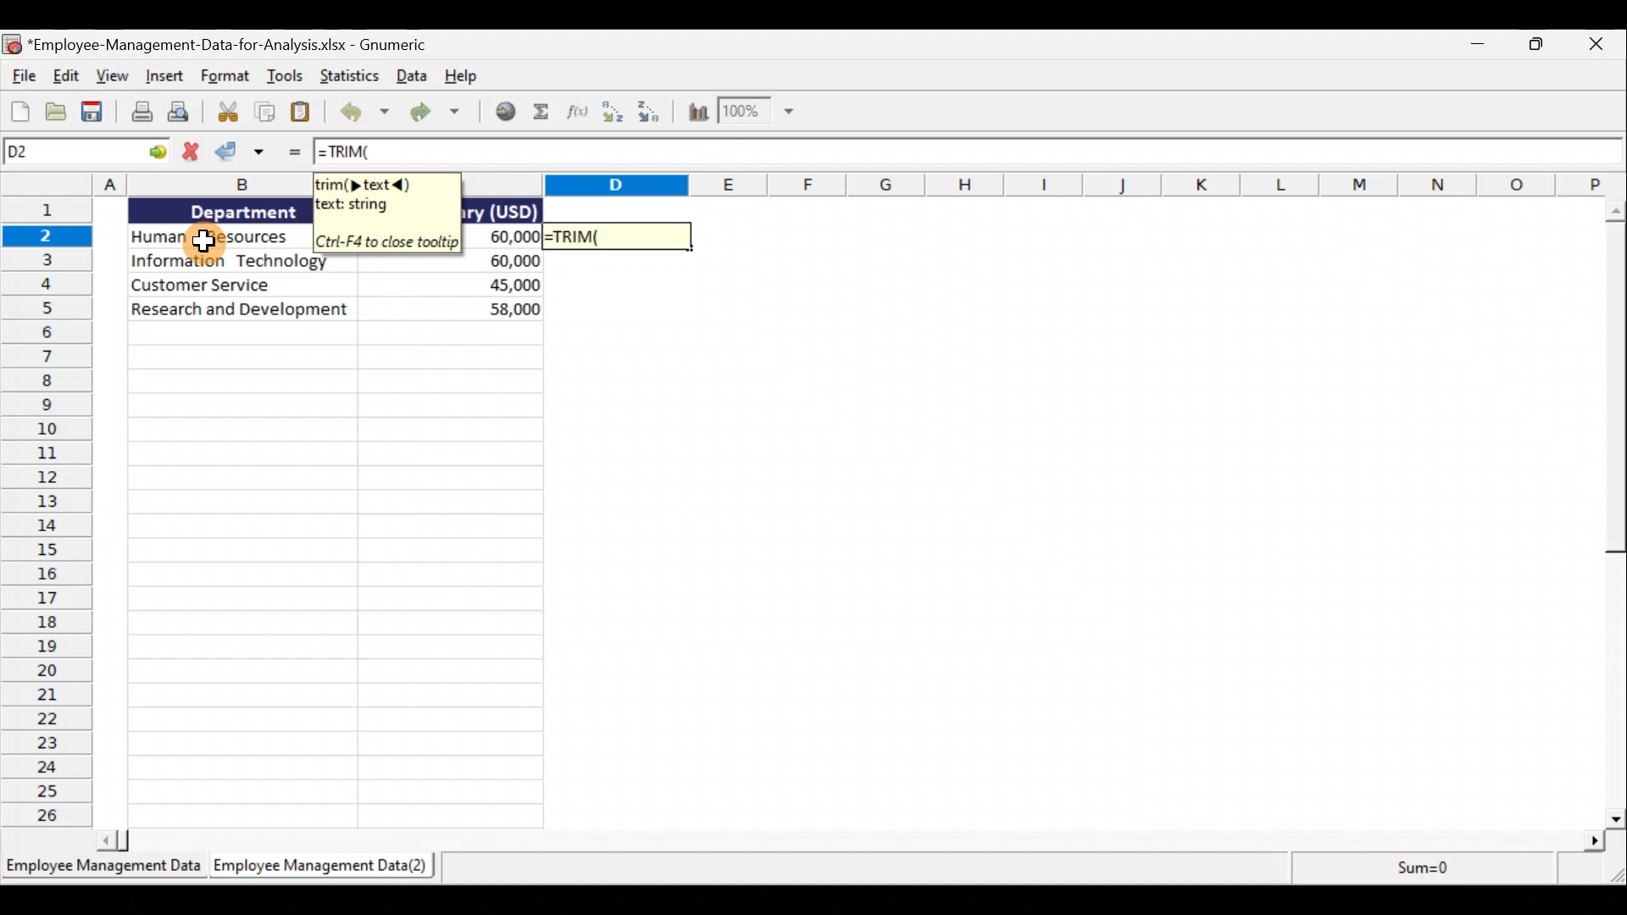  I want to click on Print preview, so click(181, 112).